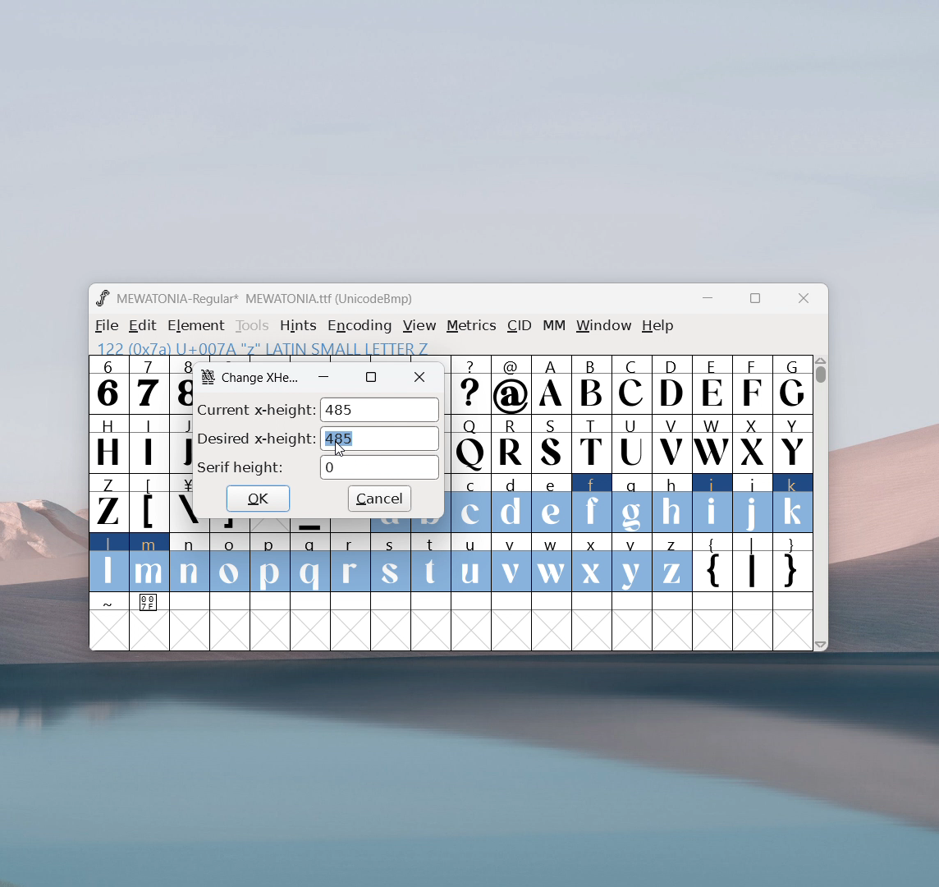 Image resolution: width=939 pixels, height=887 pixels. I want to click on 0 0 7 F, so click(150, 604).